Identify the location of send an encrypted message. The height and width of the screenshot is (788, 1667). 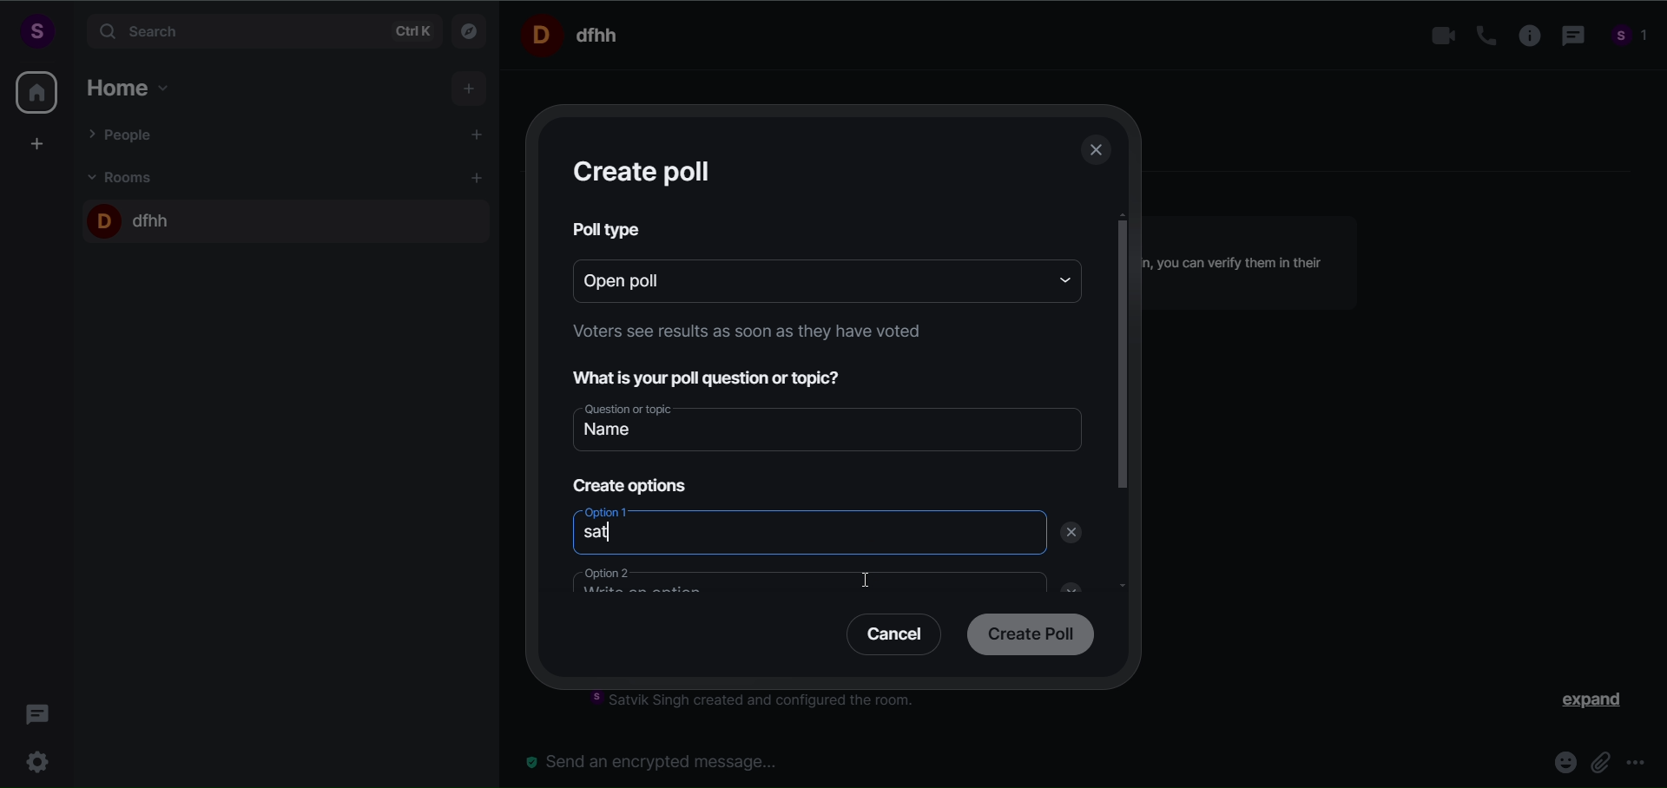
(660, 761).